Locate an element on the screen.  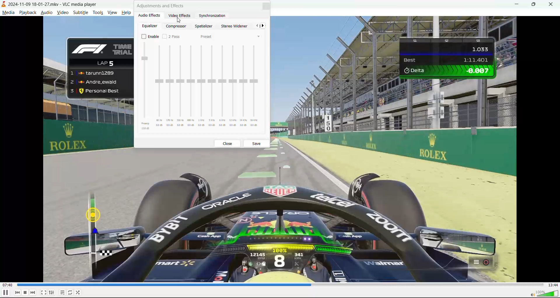
random is located at coordinates (78, 292).